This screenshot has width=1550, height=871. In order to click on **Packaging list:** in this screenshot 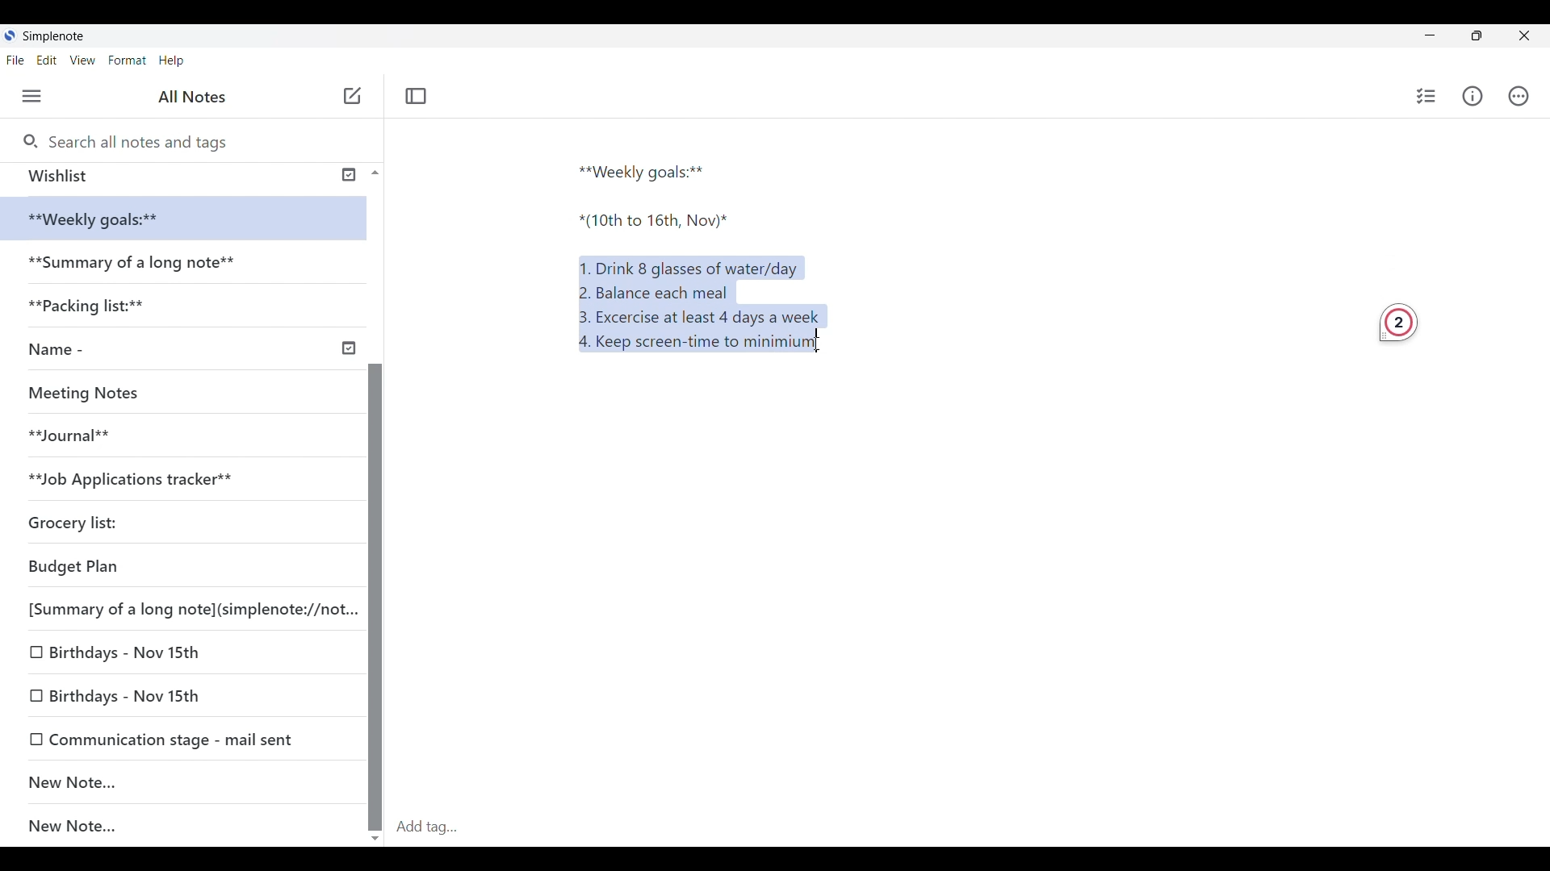, I will do `click(100, 310)`.